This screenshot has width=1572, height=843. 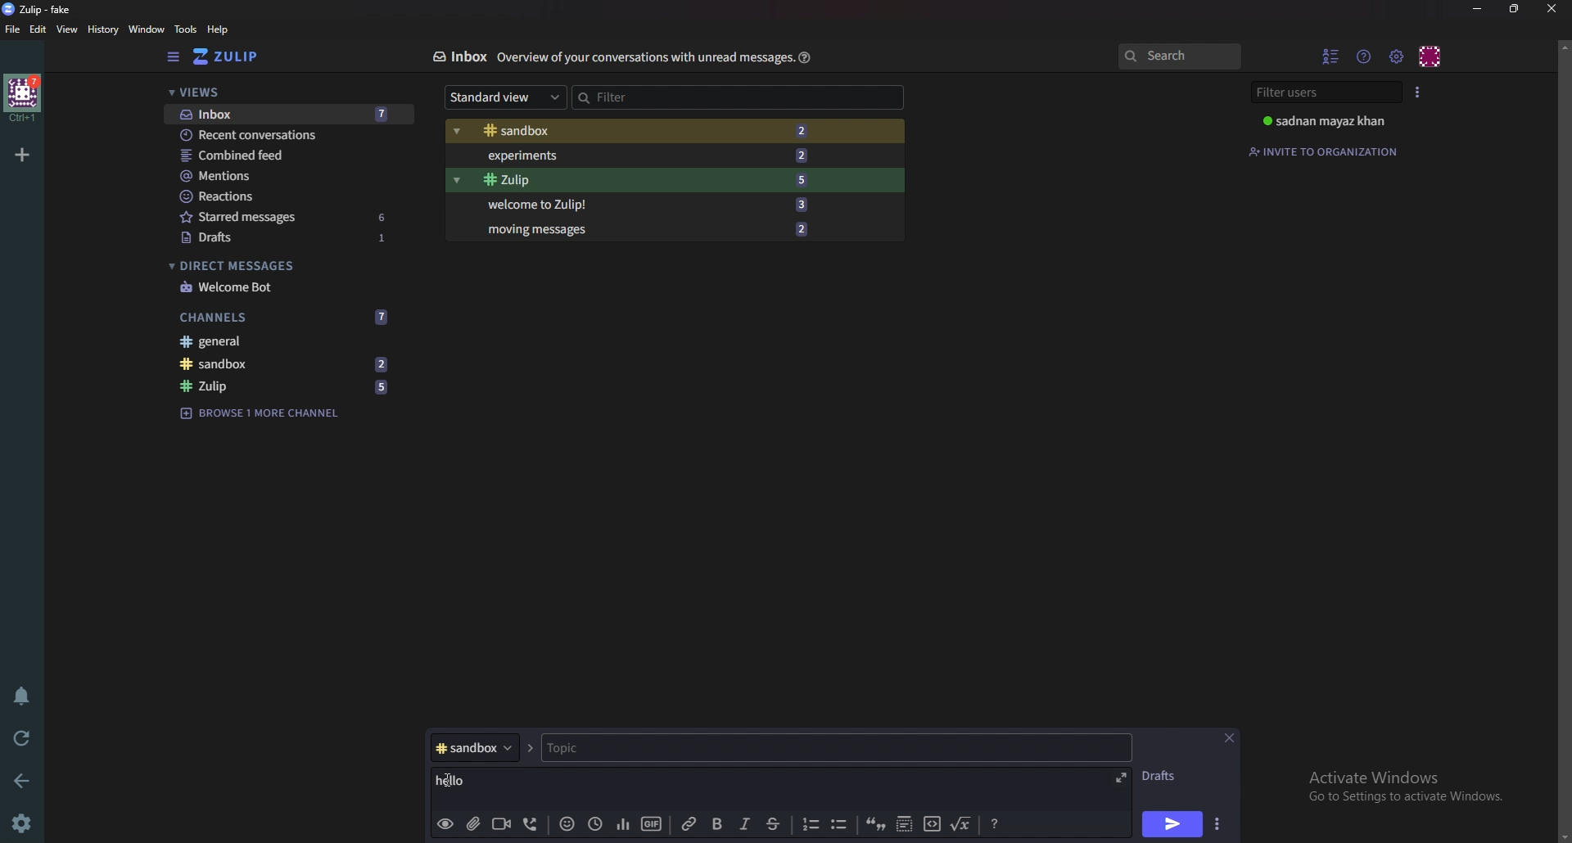 What do you see at coordinates (623, 748) in the screenshot?
I see `Topic` at bounding box center [623, 748].